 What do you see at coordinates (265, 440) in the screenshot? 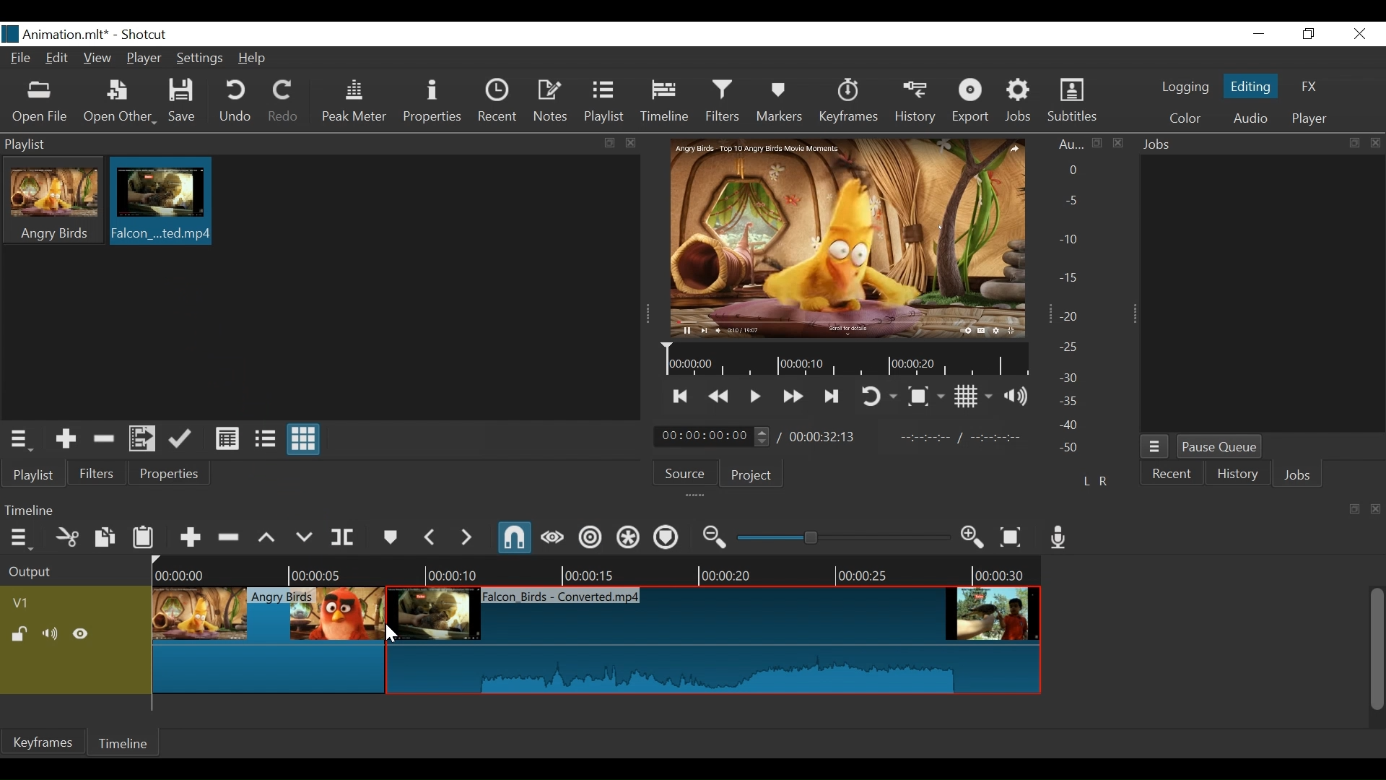
I see `View as File` at bounding box center [265, 440].